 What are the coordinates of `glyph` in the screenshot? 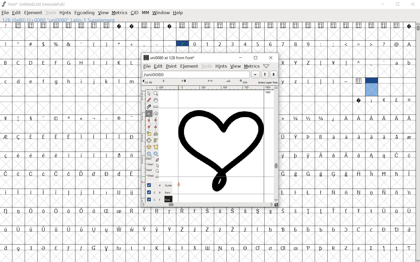 It's located at (195, 230).